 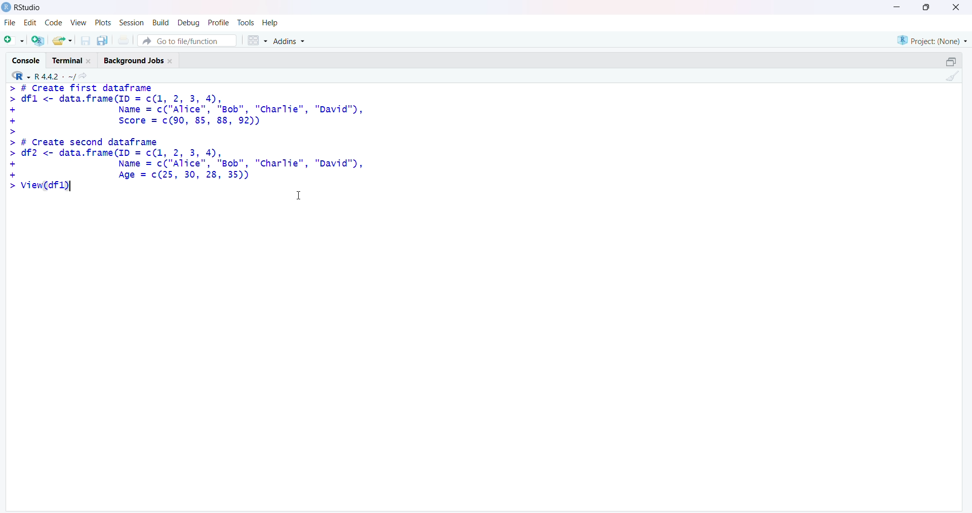 What do you see at coordinates (927, 7) in the screenshot?
I see `maximize` at bounding box center [927, 7].